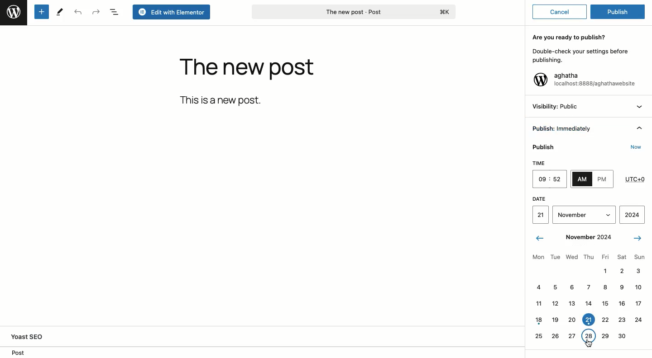 The width and height of the screenshot is (652, 358). Describe the element at coordinates (540, 80) in the screenshot. I see `Wordpress logo` at that location.